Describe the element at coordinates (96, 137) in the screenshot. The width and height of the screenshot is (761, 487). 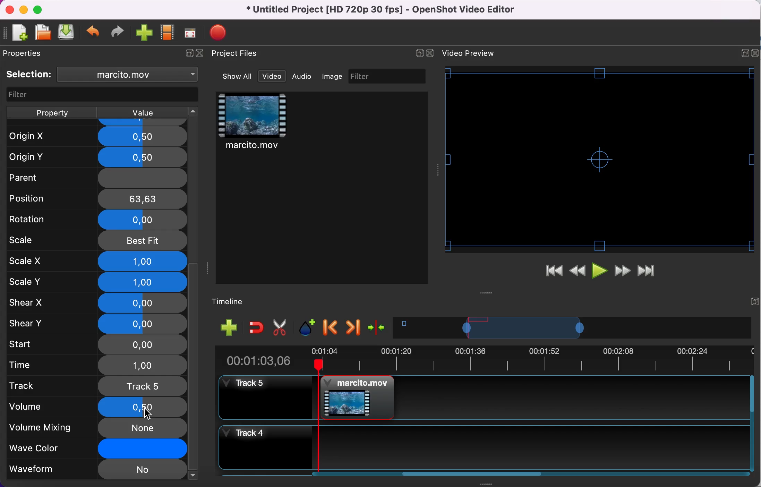
I see `Origin X` at that location.